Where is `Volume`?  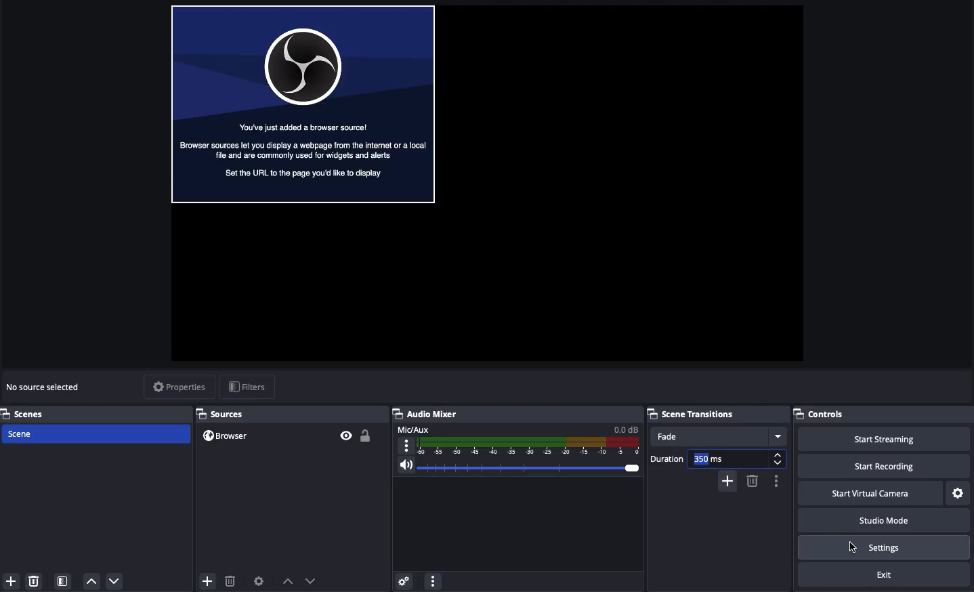 Volume is located at coordinates (517, 465).